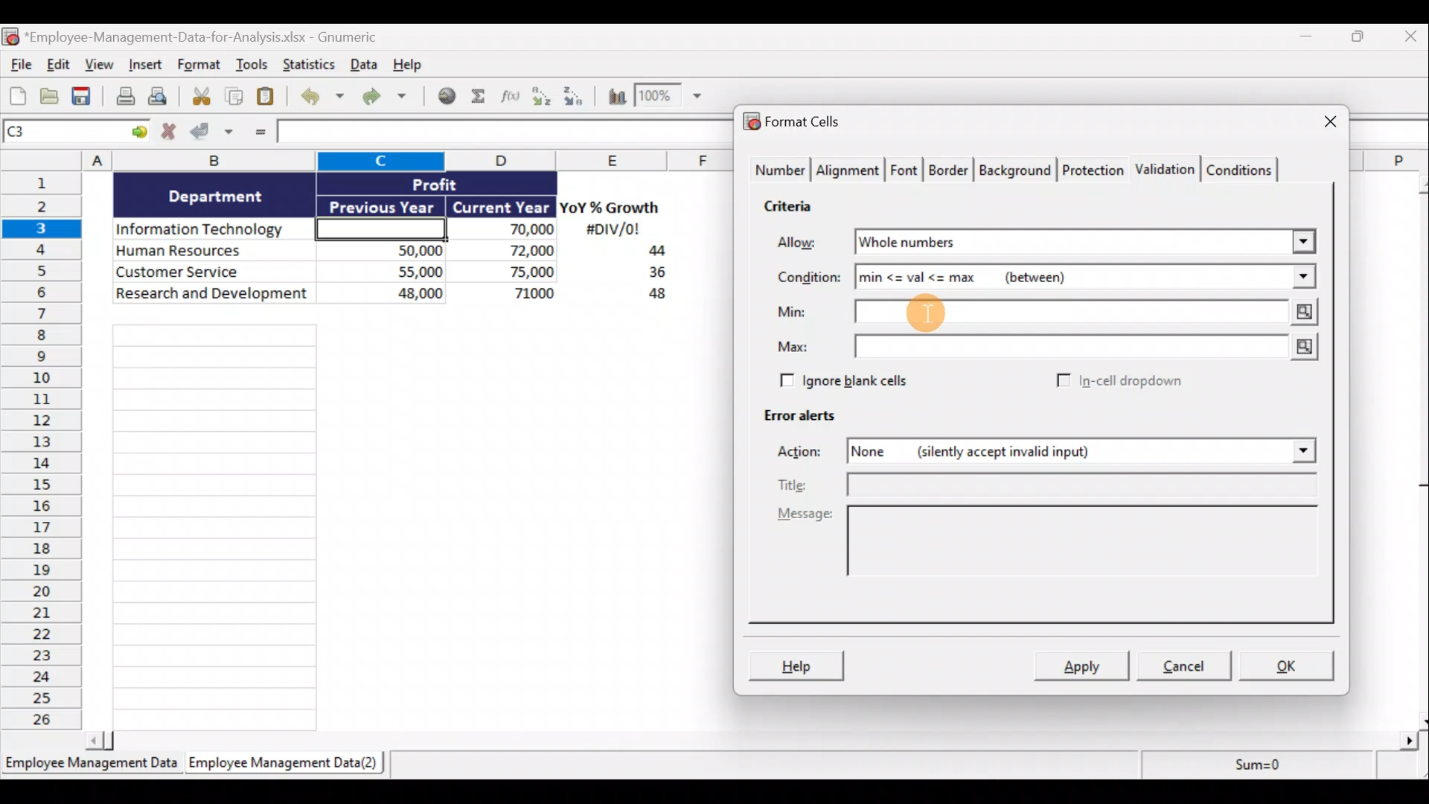 This screenshot has height=804, width=1429. I want to click on Information Technology, so click(214, 230).